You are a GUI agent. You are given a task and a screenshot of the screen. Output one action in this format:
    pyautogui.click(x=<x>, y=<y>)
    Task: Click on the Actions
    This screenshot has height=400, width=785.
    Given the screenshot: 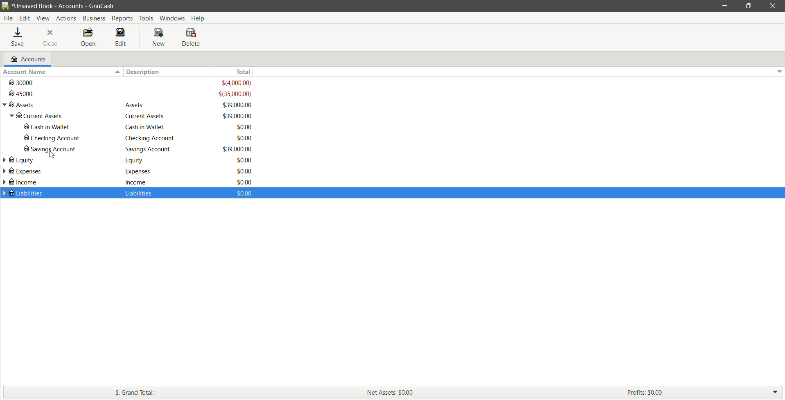 What is the action you would take?
    pyautogui.click(x=66, y=18)
    